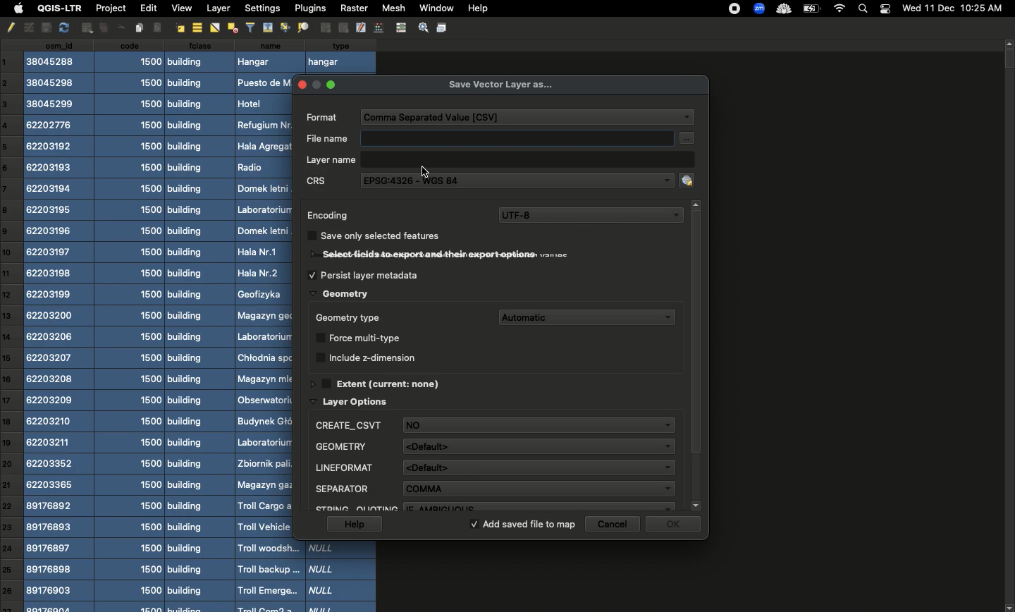  Describe the element at coordinates (101, 28) in the screenshot. I see `Insert Text Box` at that location.